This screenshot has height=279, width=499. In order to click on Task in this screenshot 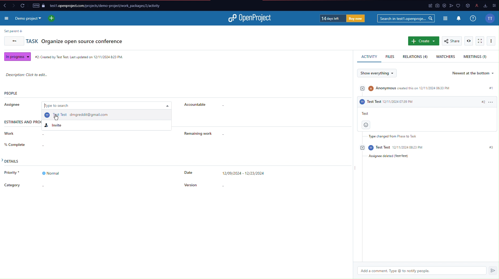, I will do `click(32, 40)`.